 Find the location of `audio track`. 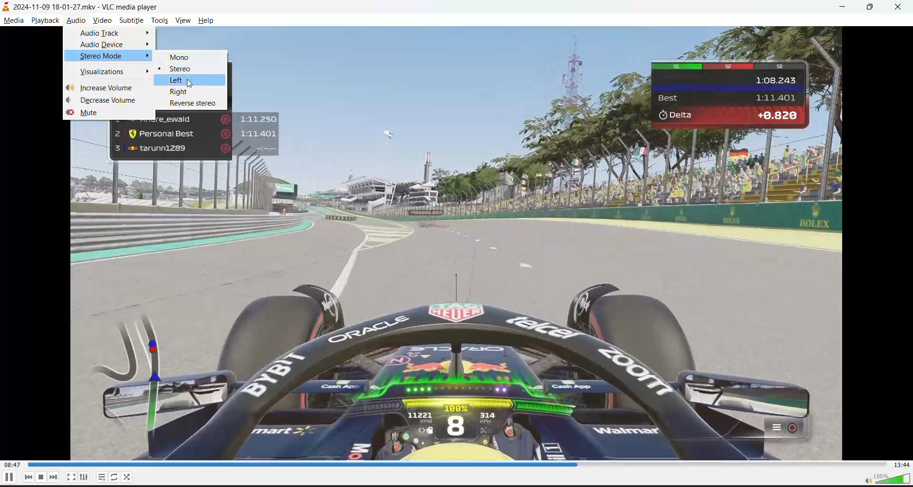

audio track is located at coordinates (100, 34).